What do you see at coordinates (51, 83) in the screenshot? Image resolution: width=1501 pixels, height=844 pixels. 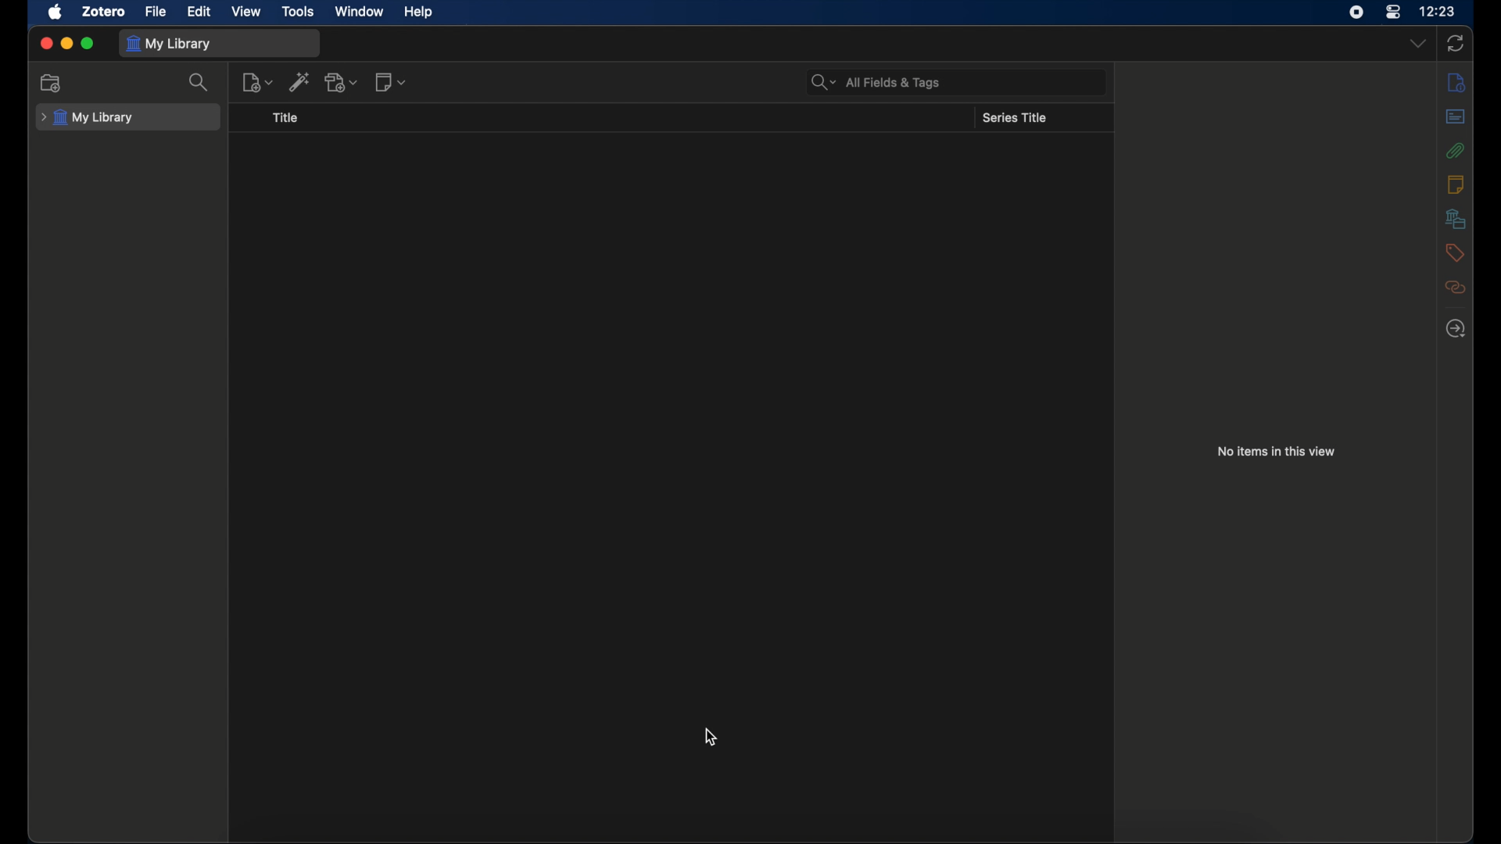 I see `new collection` at bounding box center [51, 83].